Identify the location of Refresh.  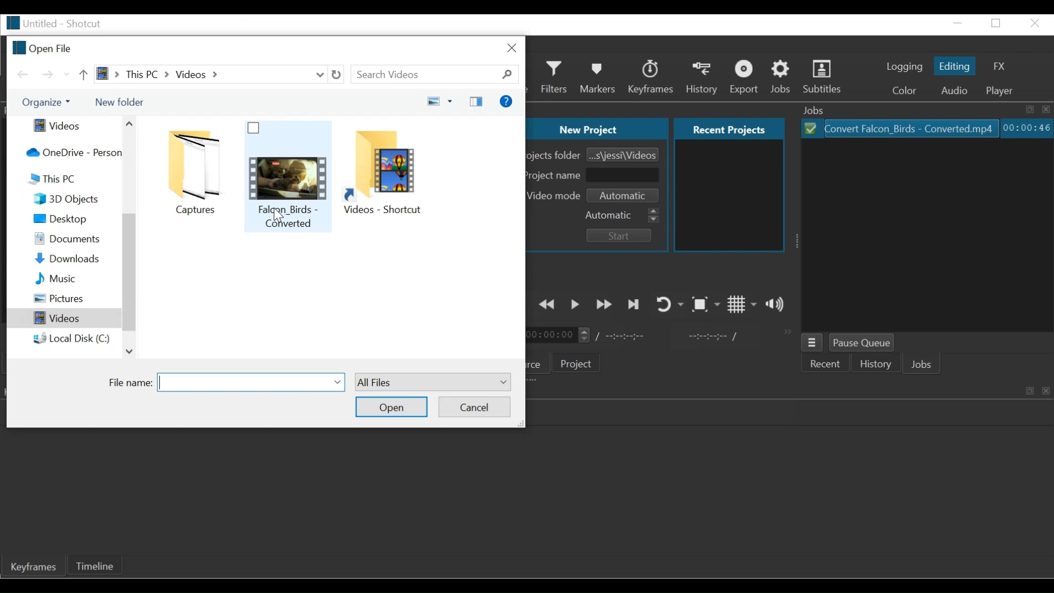
(335, 74).